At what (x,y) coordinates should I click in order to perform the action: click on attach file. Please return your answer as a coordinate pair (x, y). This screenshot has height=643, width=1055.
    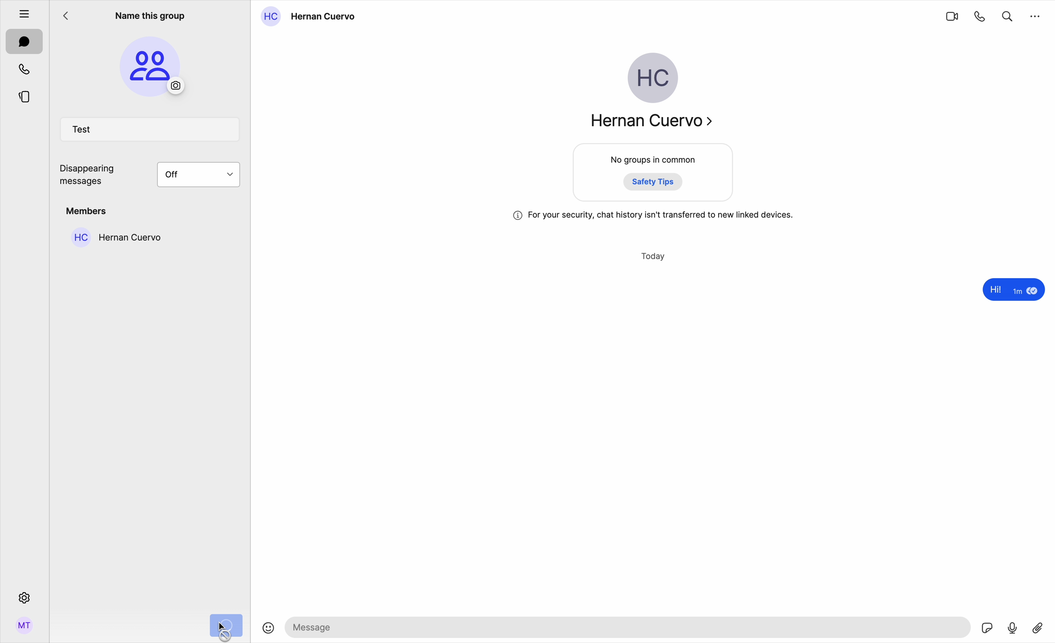
    Looking at the image, I should click on (1039, 627).